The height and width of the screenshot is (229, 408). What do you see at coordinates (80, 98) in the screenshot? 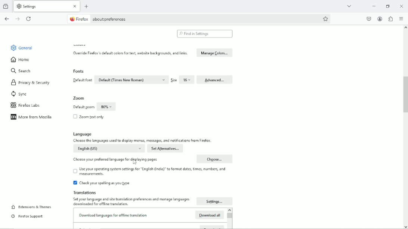
I see `Zoom` at bounding box center [80, 98].